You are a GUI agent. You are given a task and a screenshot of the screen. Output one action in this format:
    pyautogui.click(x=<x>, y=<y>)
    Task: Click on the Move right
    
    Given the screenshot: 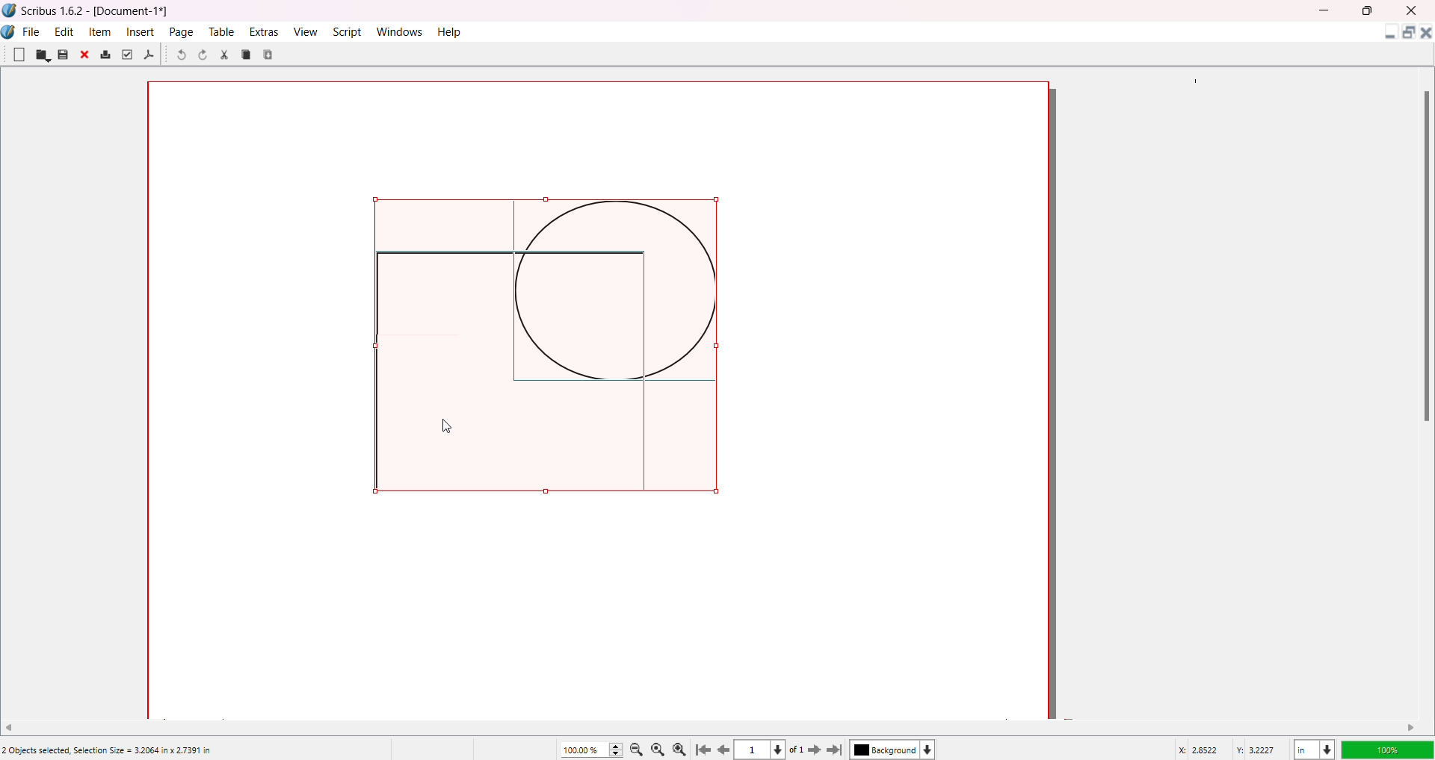 What is the action you would take?
    pyautogui.click(x=1412, y=727)
    